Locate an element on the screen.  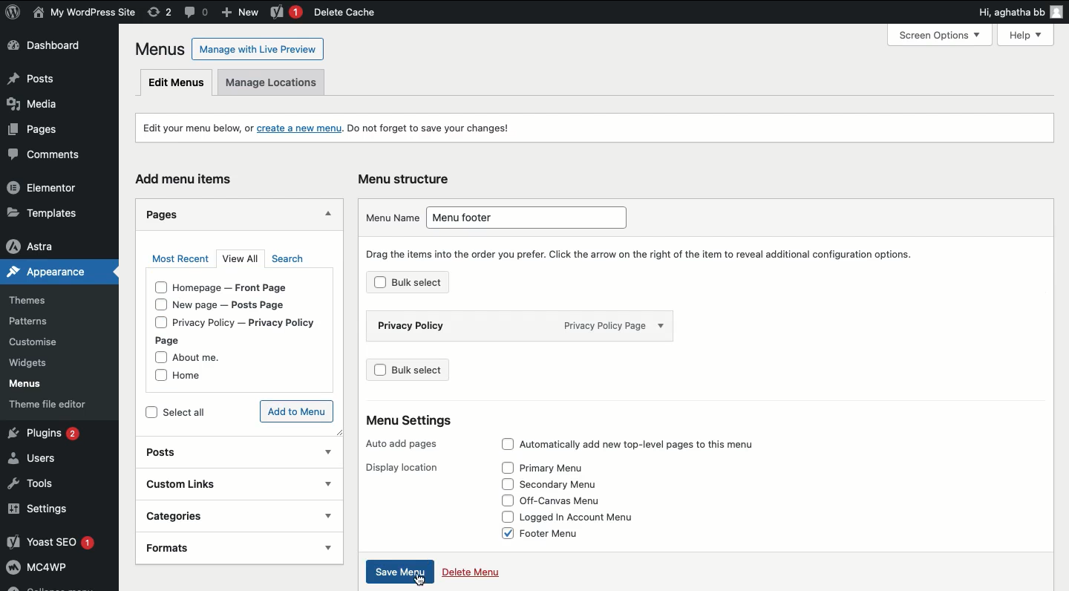
Check box is located at coordinates (503, 536).